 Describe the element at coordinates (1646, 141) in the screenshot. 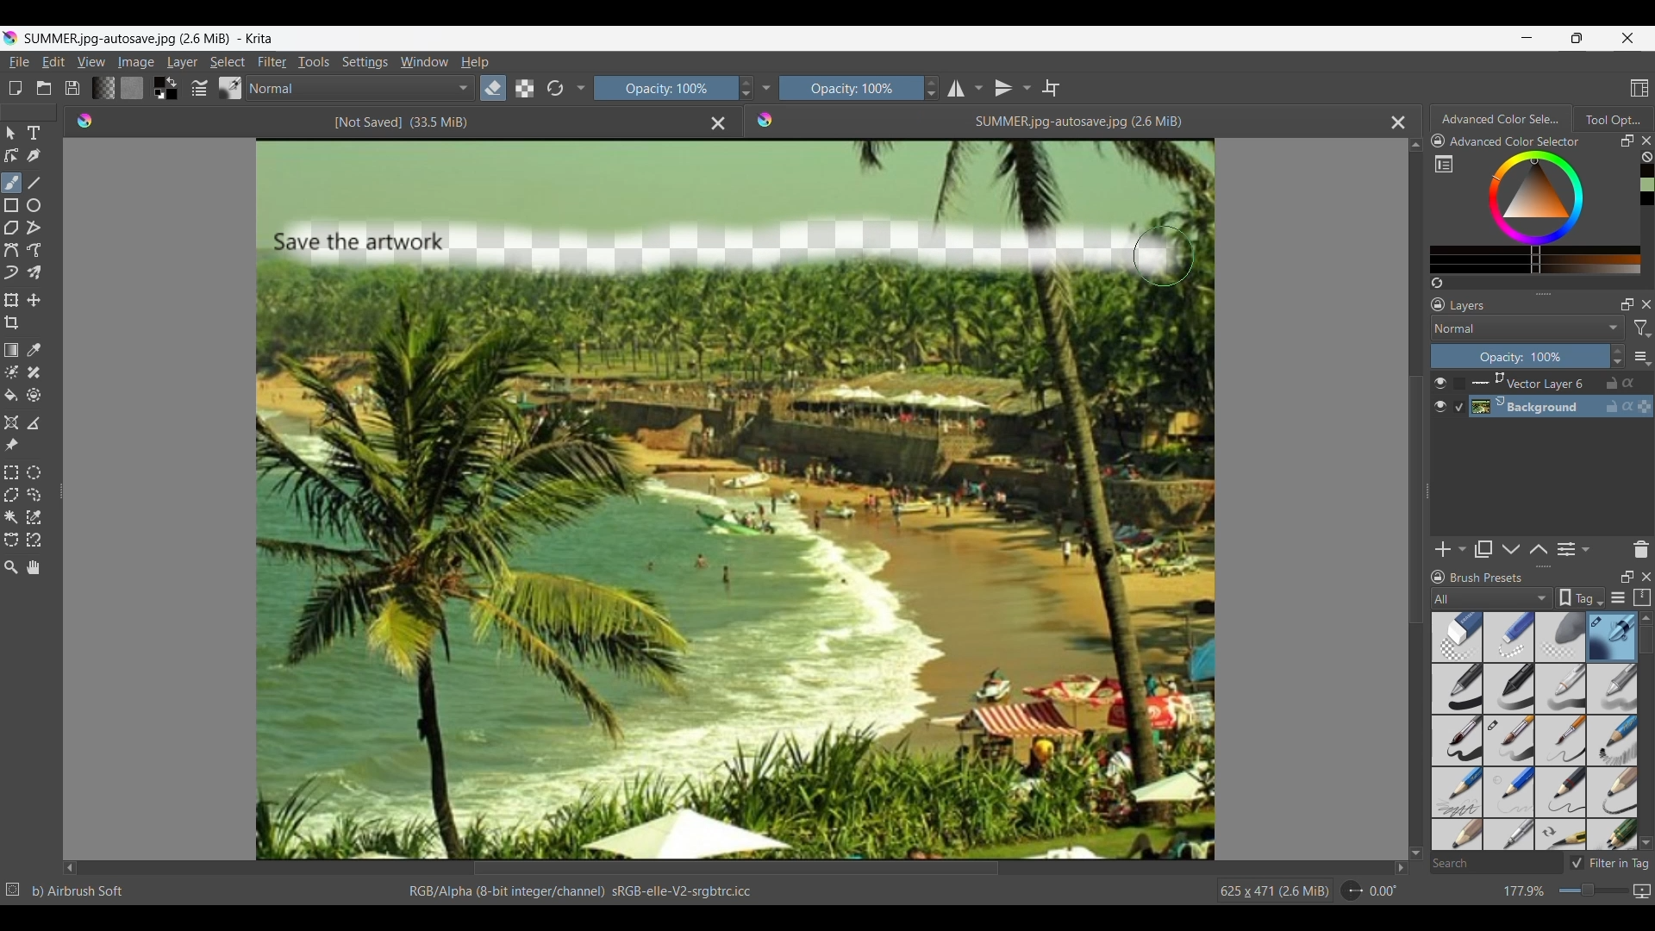

I see `Close color panel` at that location.